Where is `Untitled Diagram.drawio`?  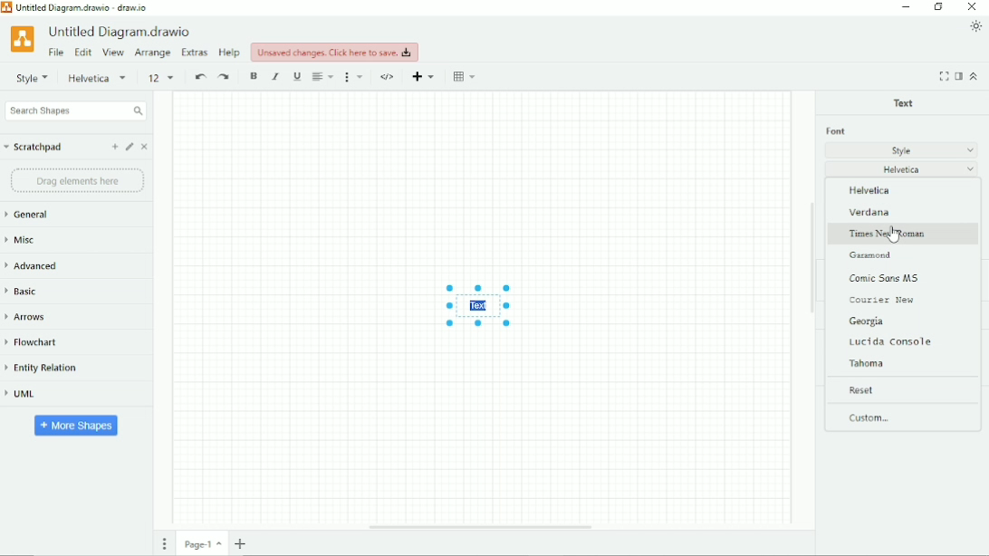
Untitled Diagram.drawio is located at coordinates (123, 32).